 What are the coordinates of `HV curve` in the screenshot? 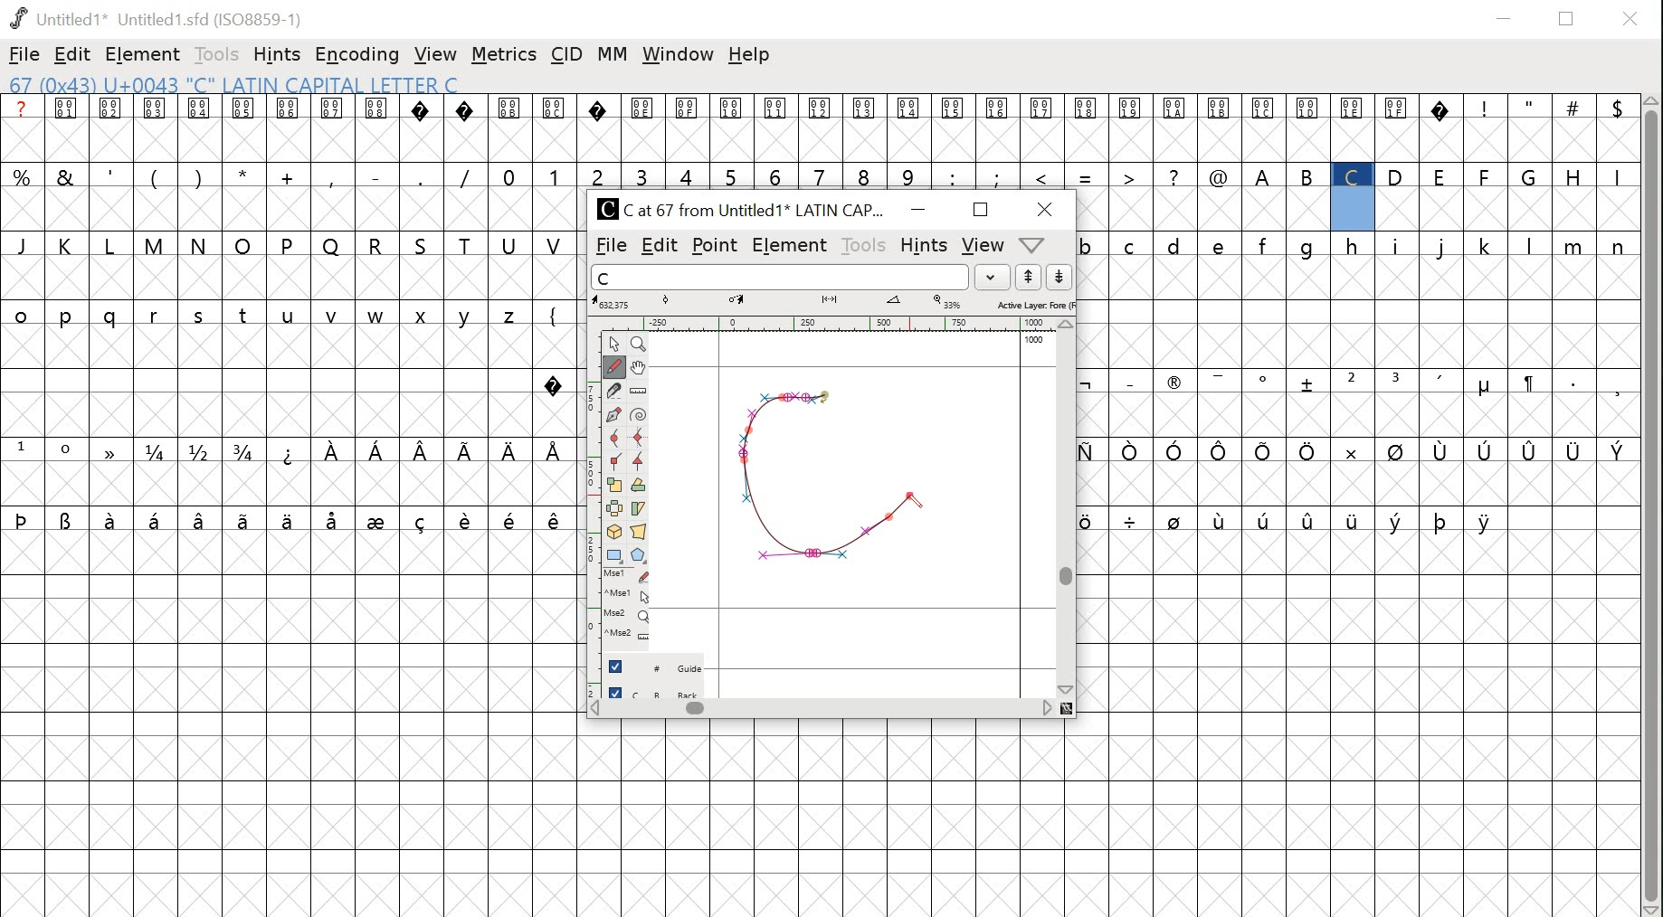 It's located at (641, 440).